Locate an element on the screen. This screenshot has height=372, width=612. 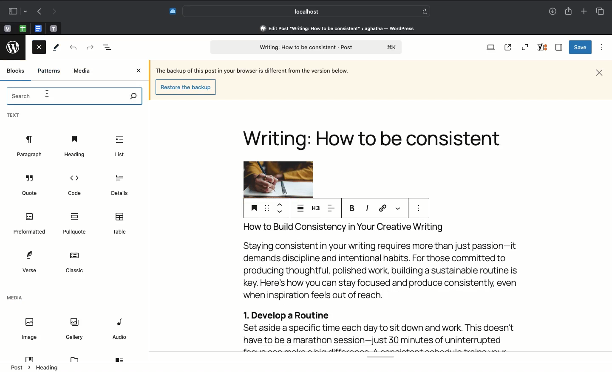
Close is located at coordinates (39, 49).